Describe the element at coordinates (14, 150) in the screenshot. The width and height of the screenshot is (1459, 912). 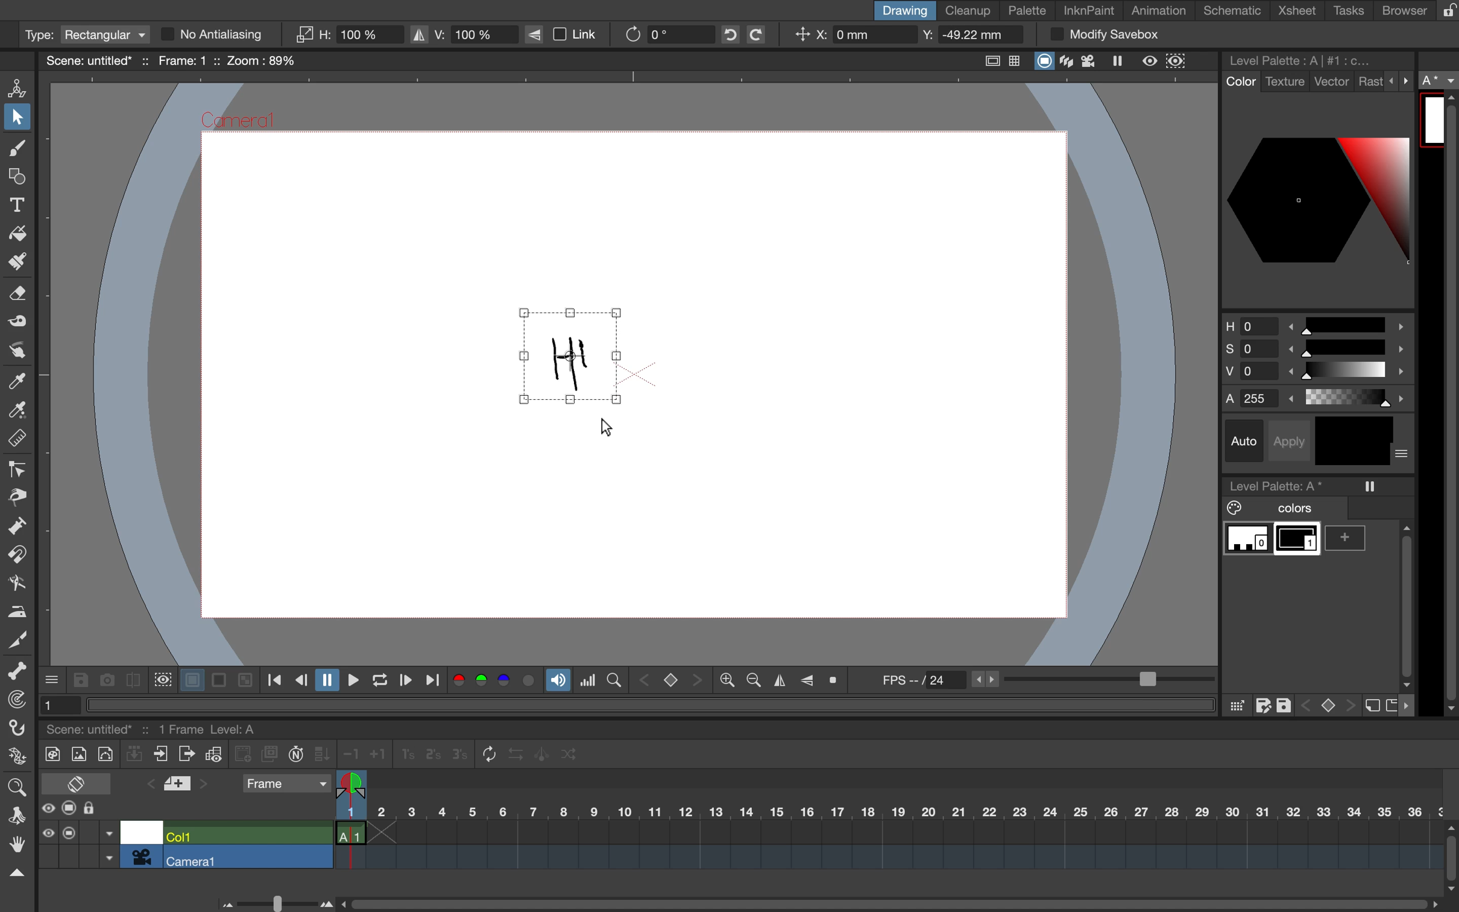
I see `brush tool` at that location.